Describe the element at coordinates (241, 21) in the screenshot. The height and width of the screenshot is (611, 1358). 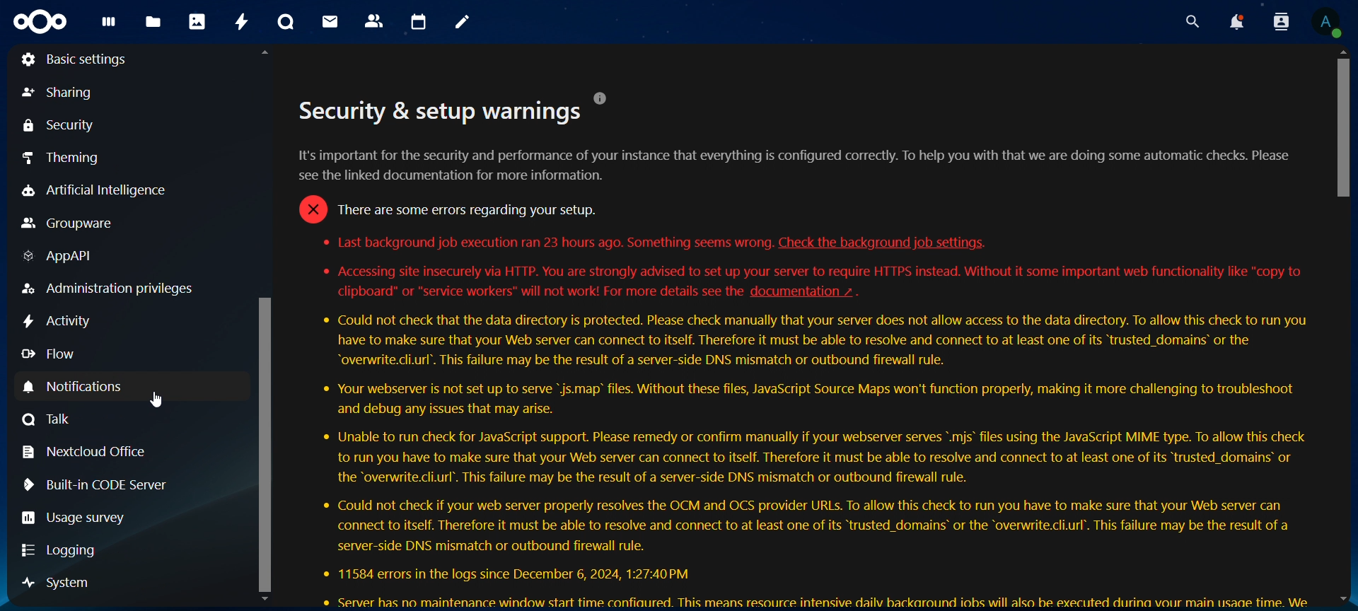
I see `activity` at that location.